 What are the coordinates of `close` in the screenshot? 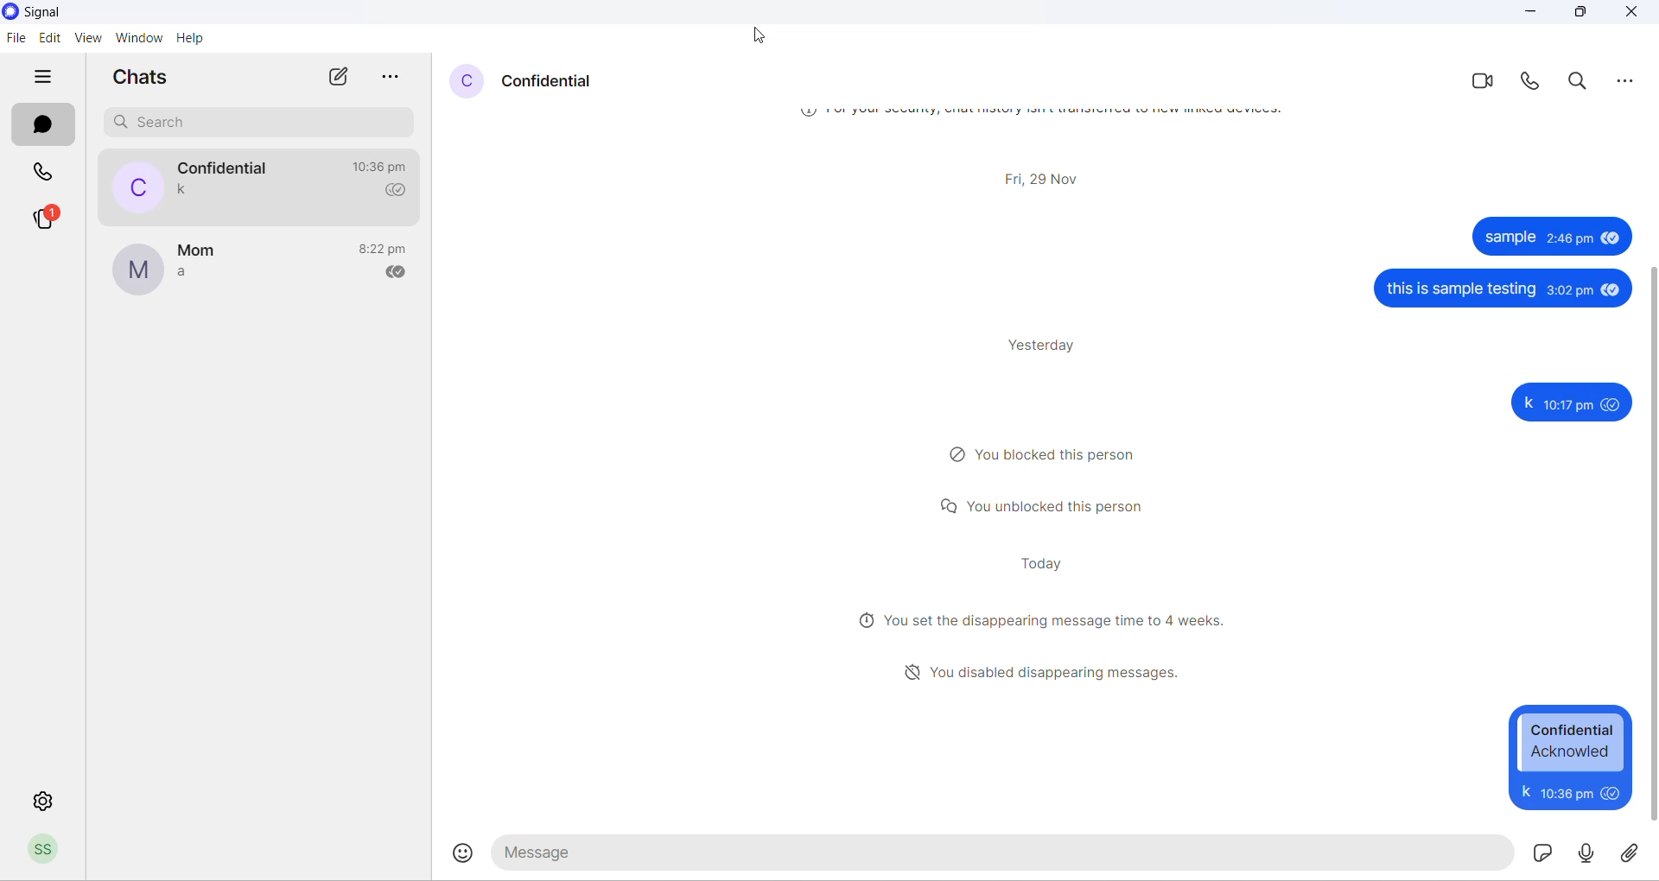 It's located at (1637, 17).